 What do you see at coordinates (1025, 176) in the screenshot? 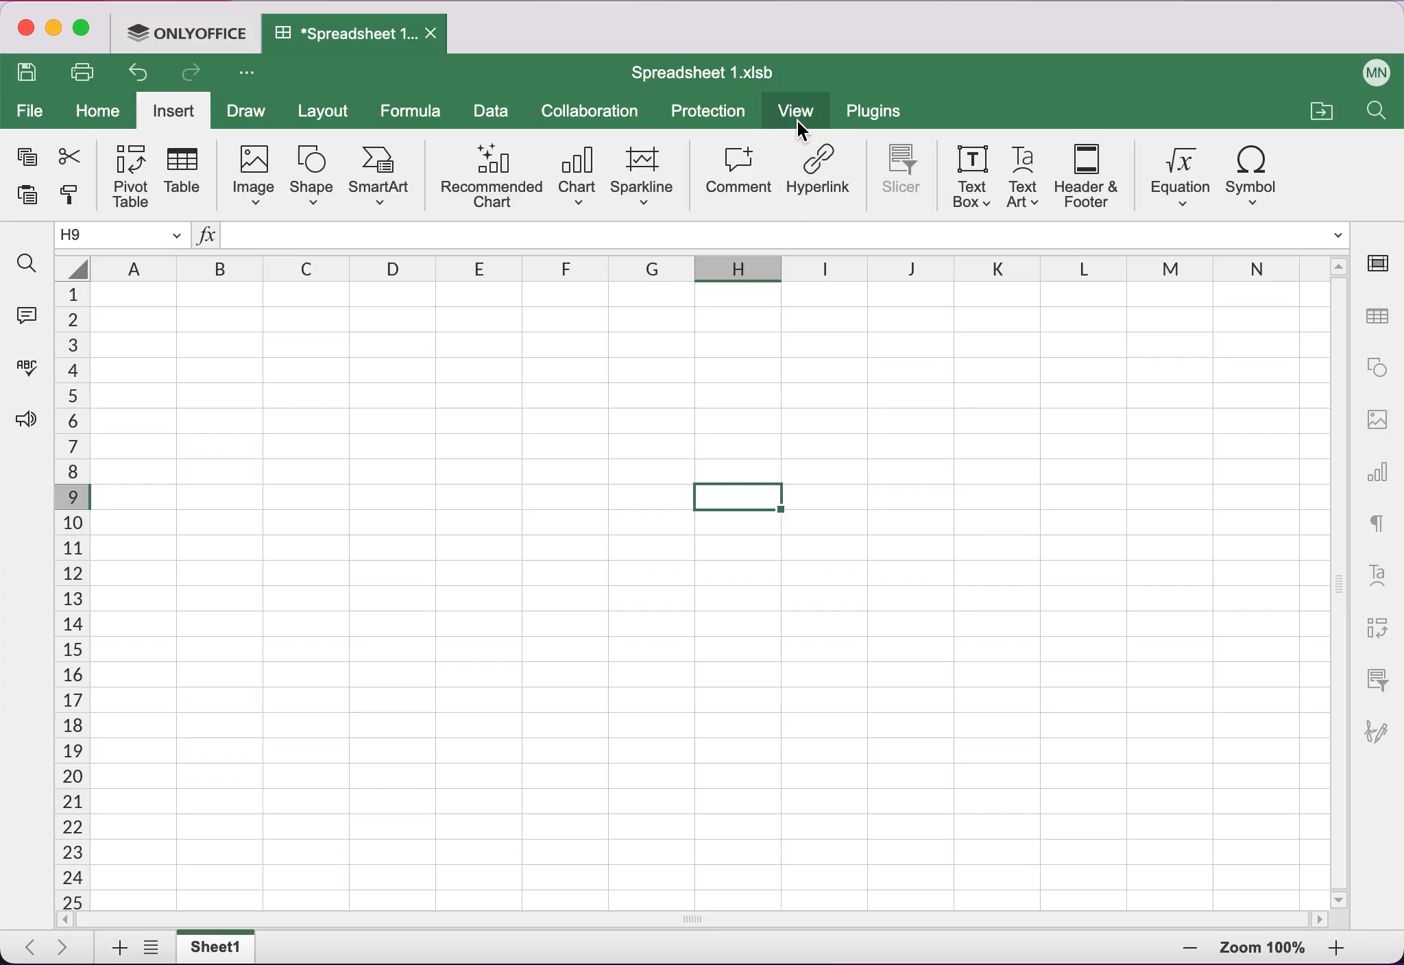
I see `text art` at bounding box center [1025, 176].